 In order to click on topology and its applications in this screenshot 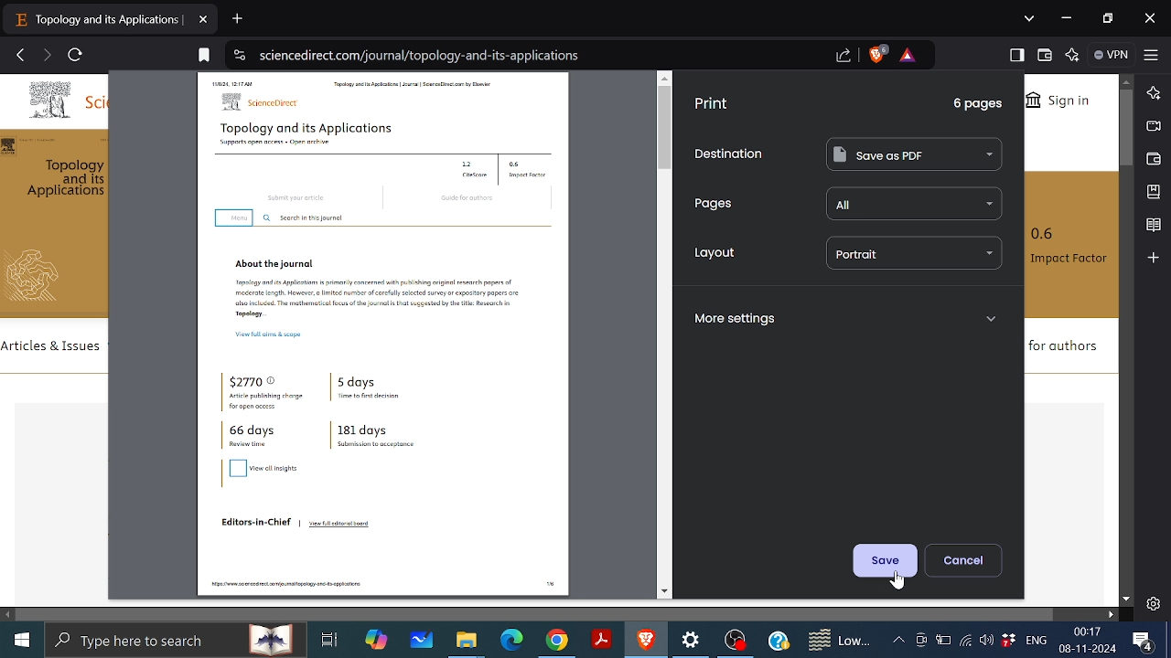, I will do `click(55, 222)`.